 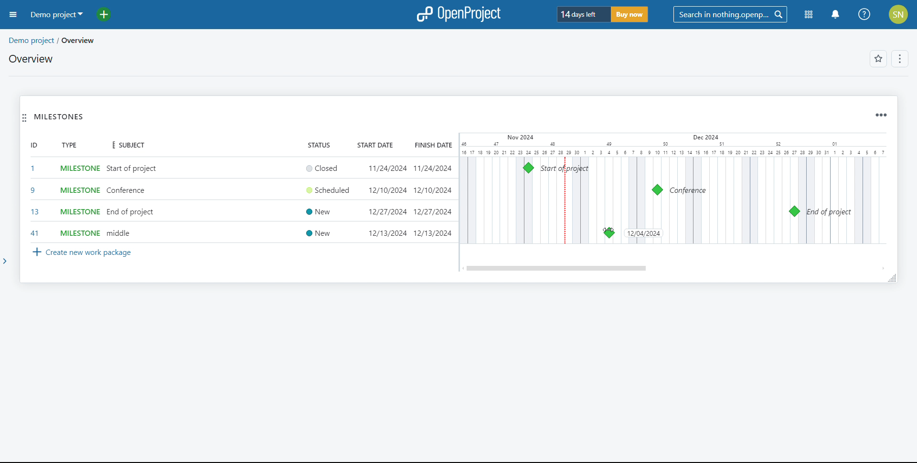 What do you see at coordinates (53, 41) in the screenshot?
I see `demo project/overview` at bounding box center [53, 41].